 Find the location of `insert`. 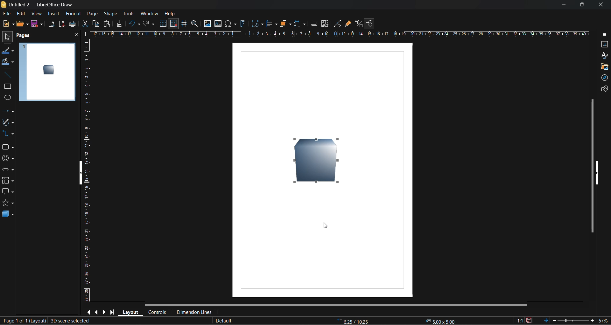

insert is located at coordinates (54, 13).